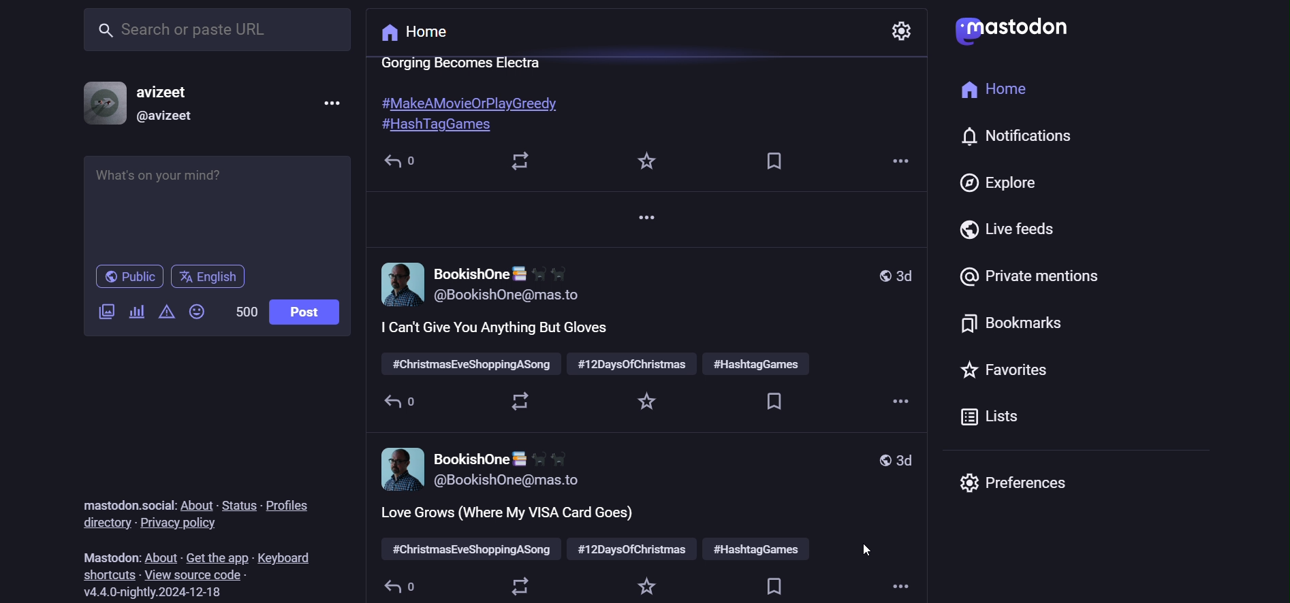 This screenshot has width=1290, height=603. Describe the element at coordinates (128, 276) in the screenshot. I see `public` at that location.